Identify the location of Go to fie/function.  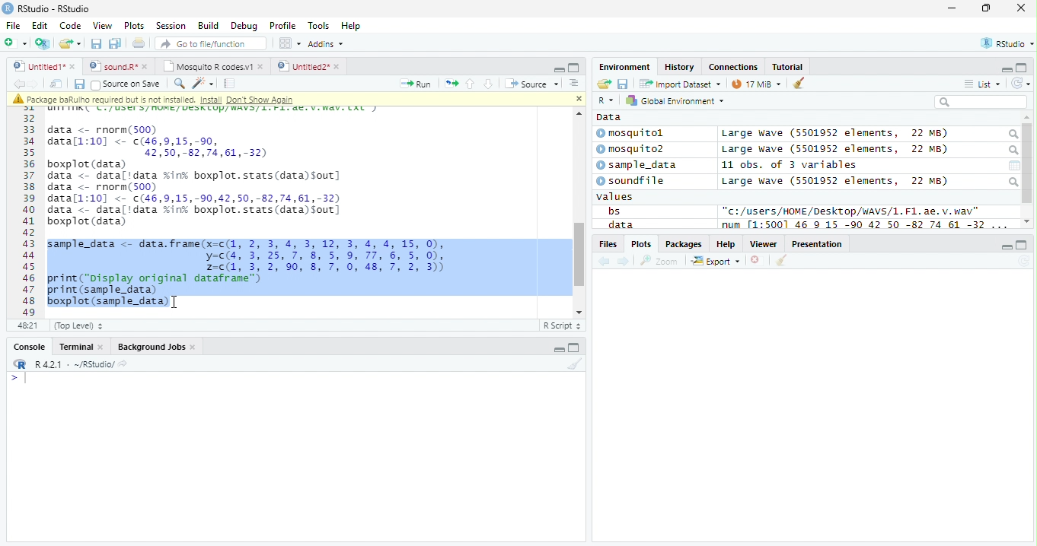
(211, 43).